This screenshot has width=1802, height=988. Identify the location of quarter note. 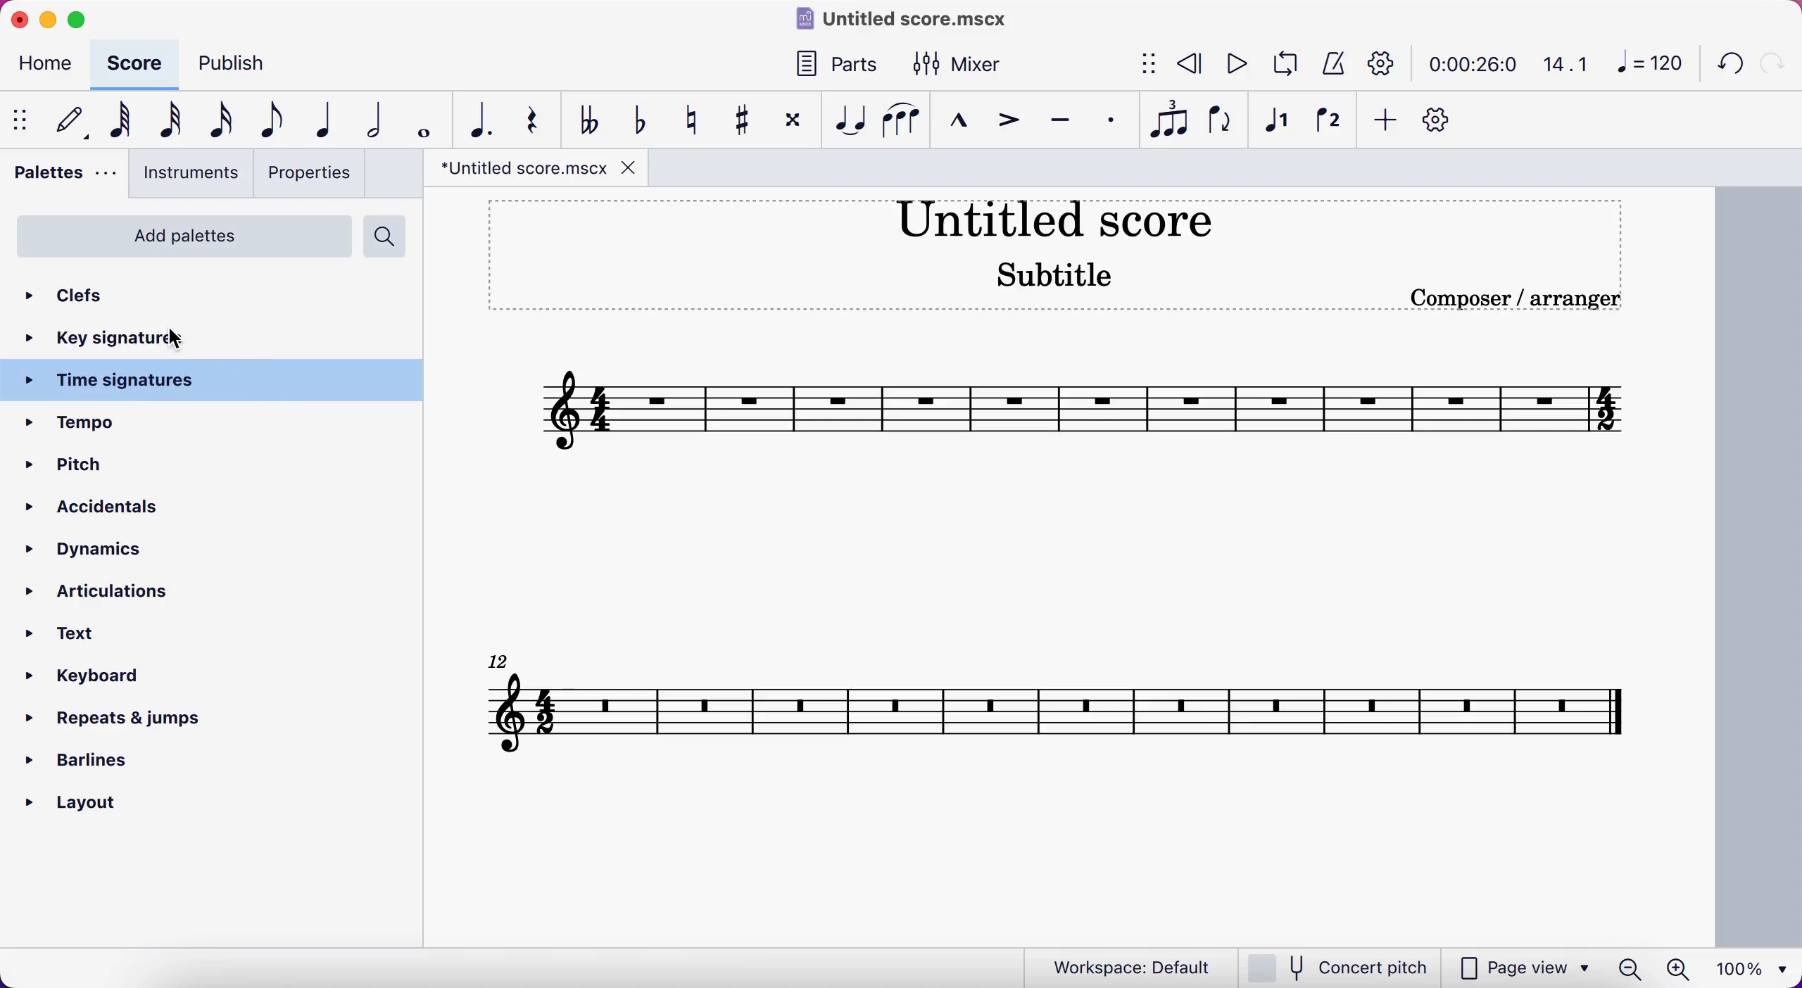
(329, 119).